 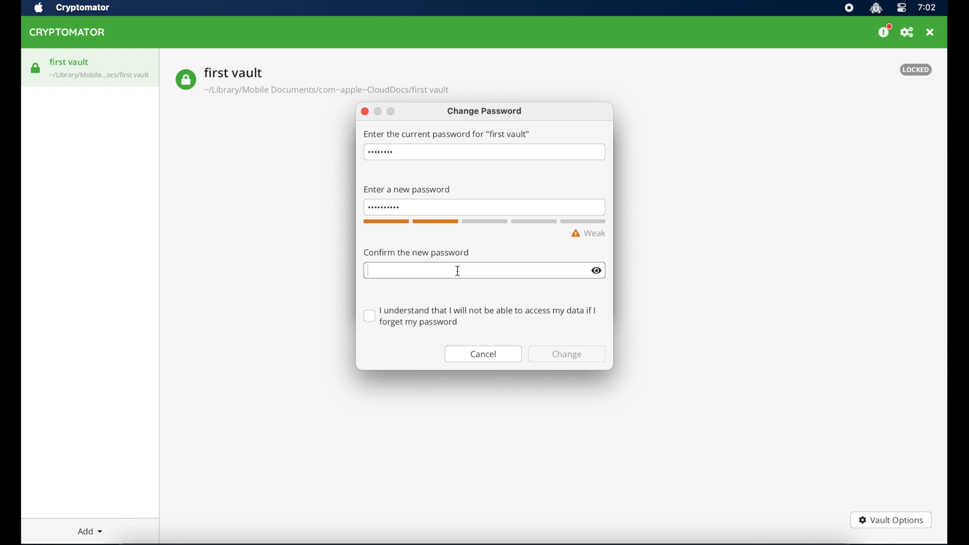 I want to click on time, so click(x=927, y=8).